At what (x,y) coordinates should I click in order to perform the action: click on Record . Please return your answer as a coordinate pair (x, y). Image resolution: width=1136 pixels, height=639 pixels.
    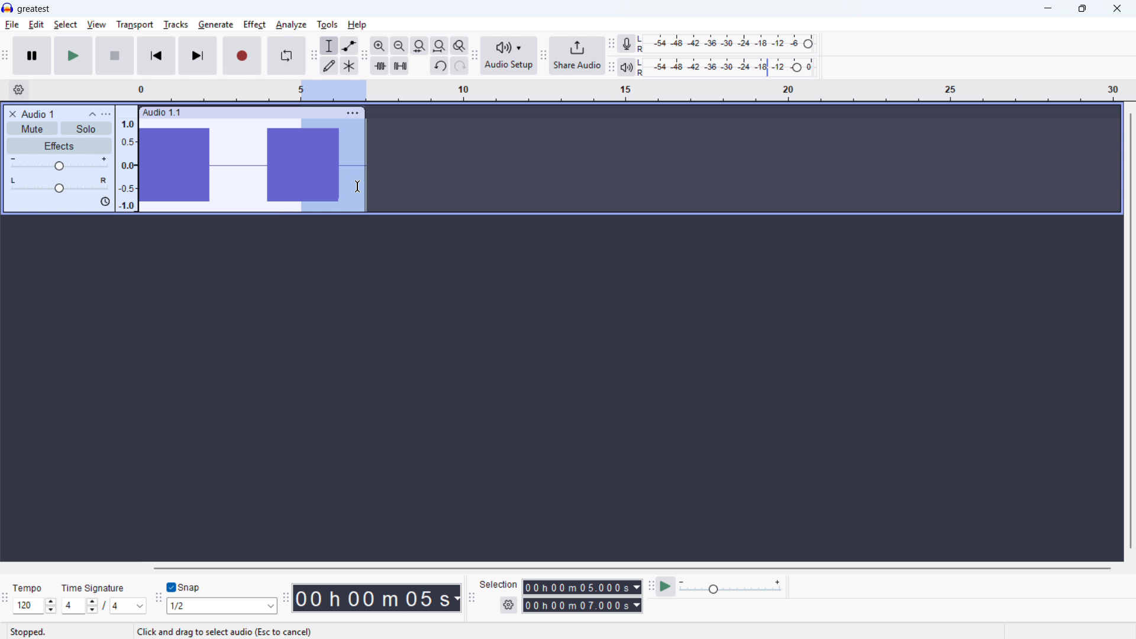
    Looking at the image, I should click on (242, 56).